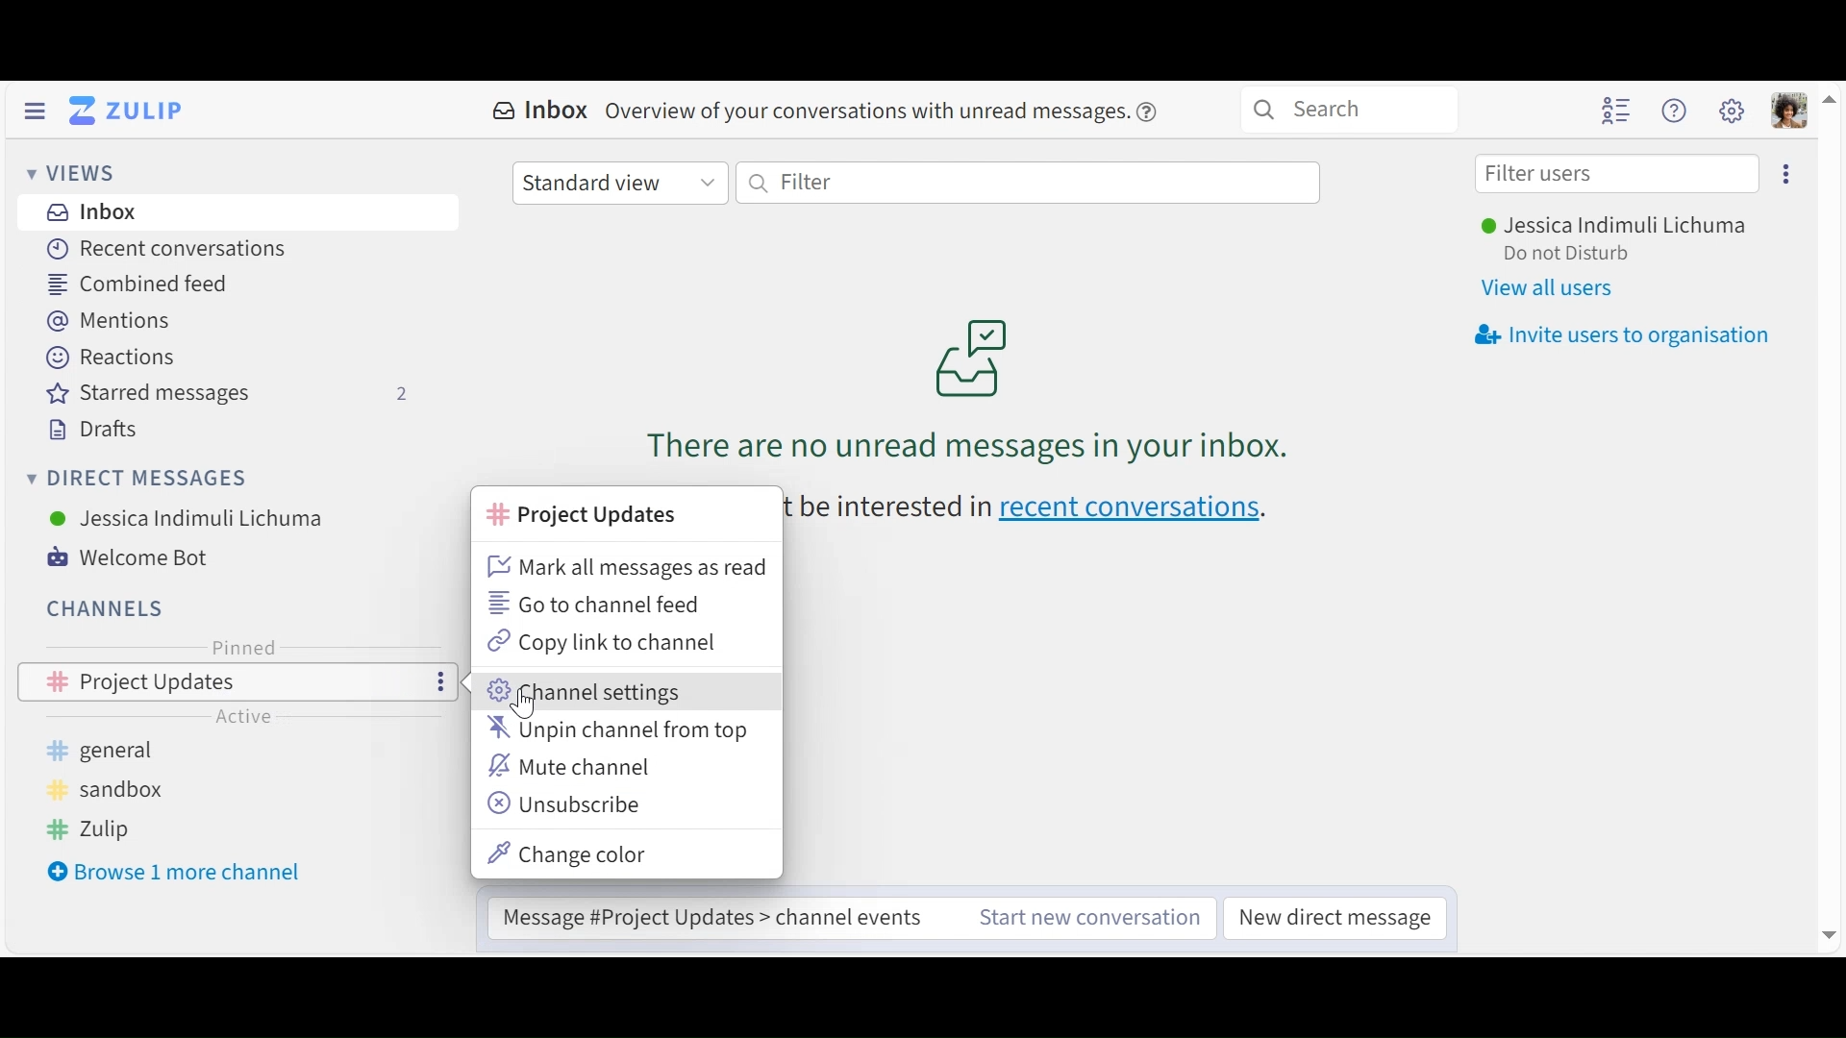 This screenshot has height=1038, width=1846. What do you see at coordinates (147, 284) in the screenshot?
I see `Combined feed` at bounding box center [147, 284].